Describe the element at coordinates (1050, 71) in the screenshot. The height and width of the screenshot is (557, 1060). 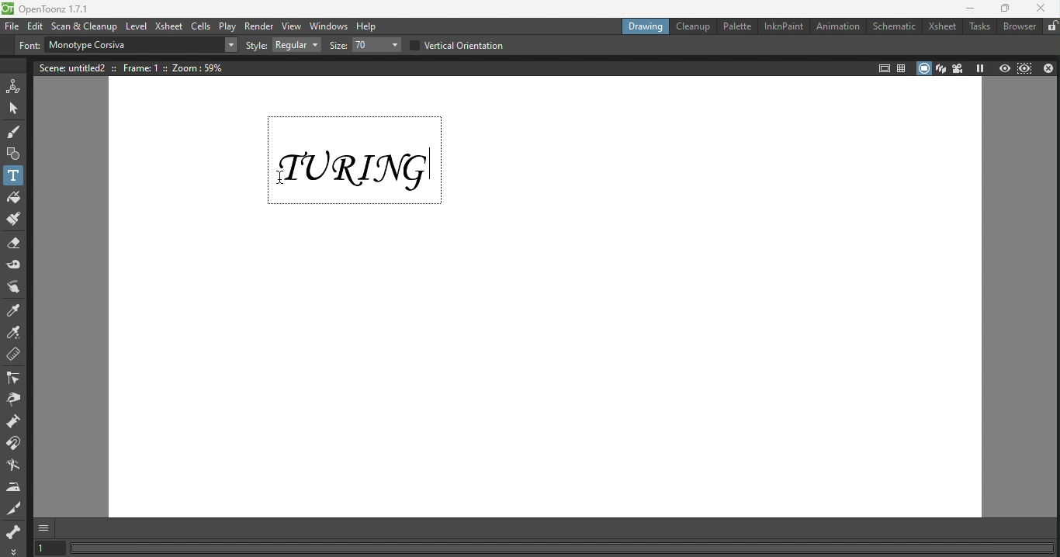
I see `Close` at that location.